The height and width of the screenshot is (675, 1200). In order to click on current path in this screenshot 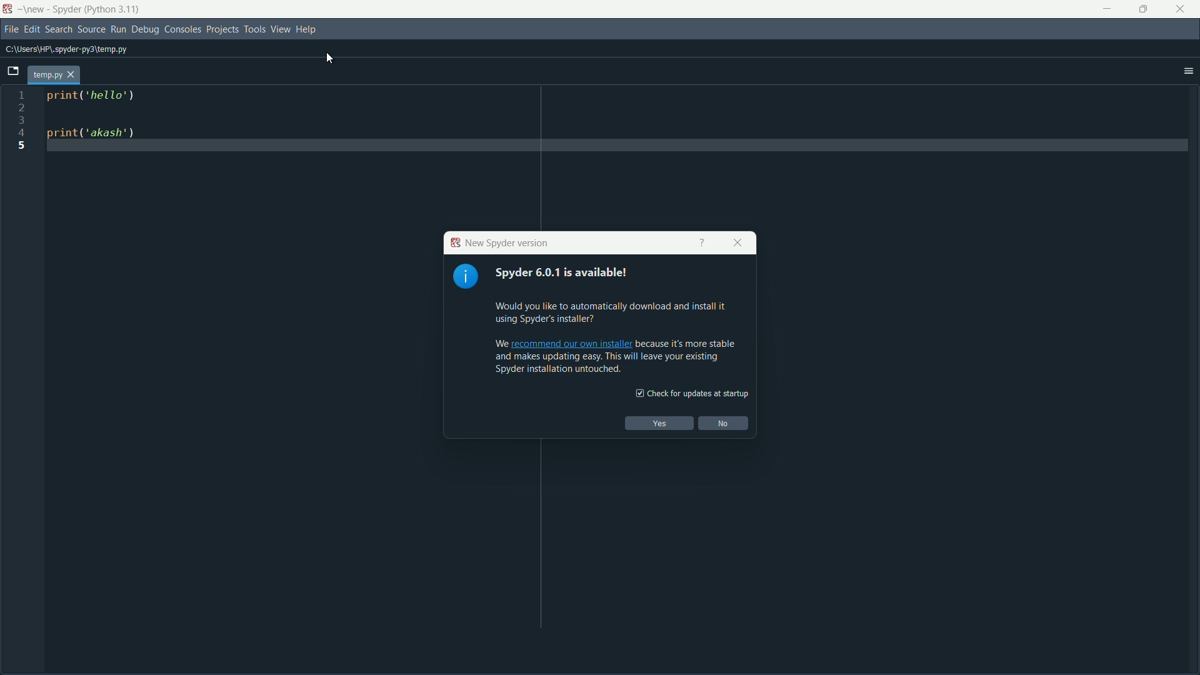, I will do `click(76, 50)`.